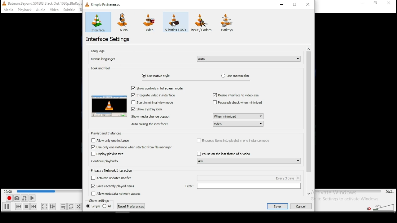 The height and width of the screenshot is (223, 397). Describe the element at coordinates (154, 95) in the screenshot. I see `` at that location.